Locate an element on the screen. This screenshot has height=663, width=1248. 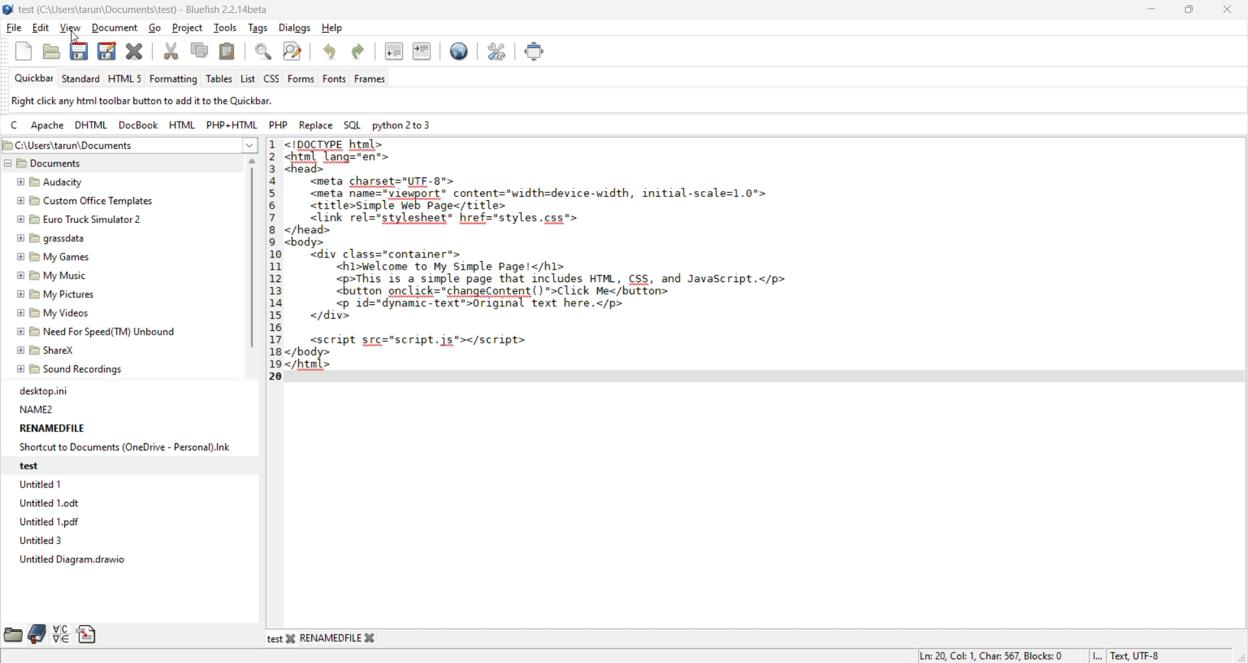
dropdown is located at coordinates (250, 145).